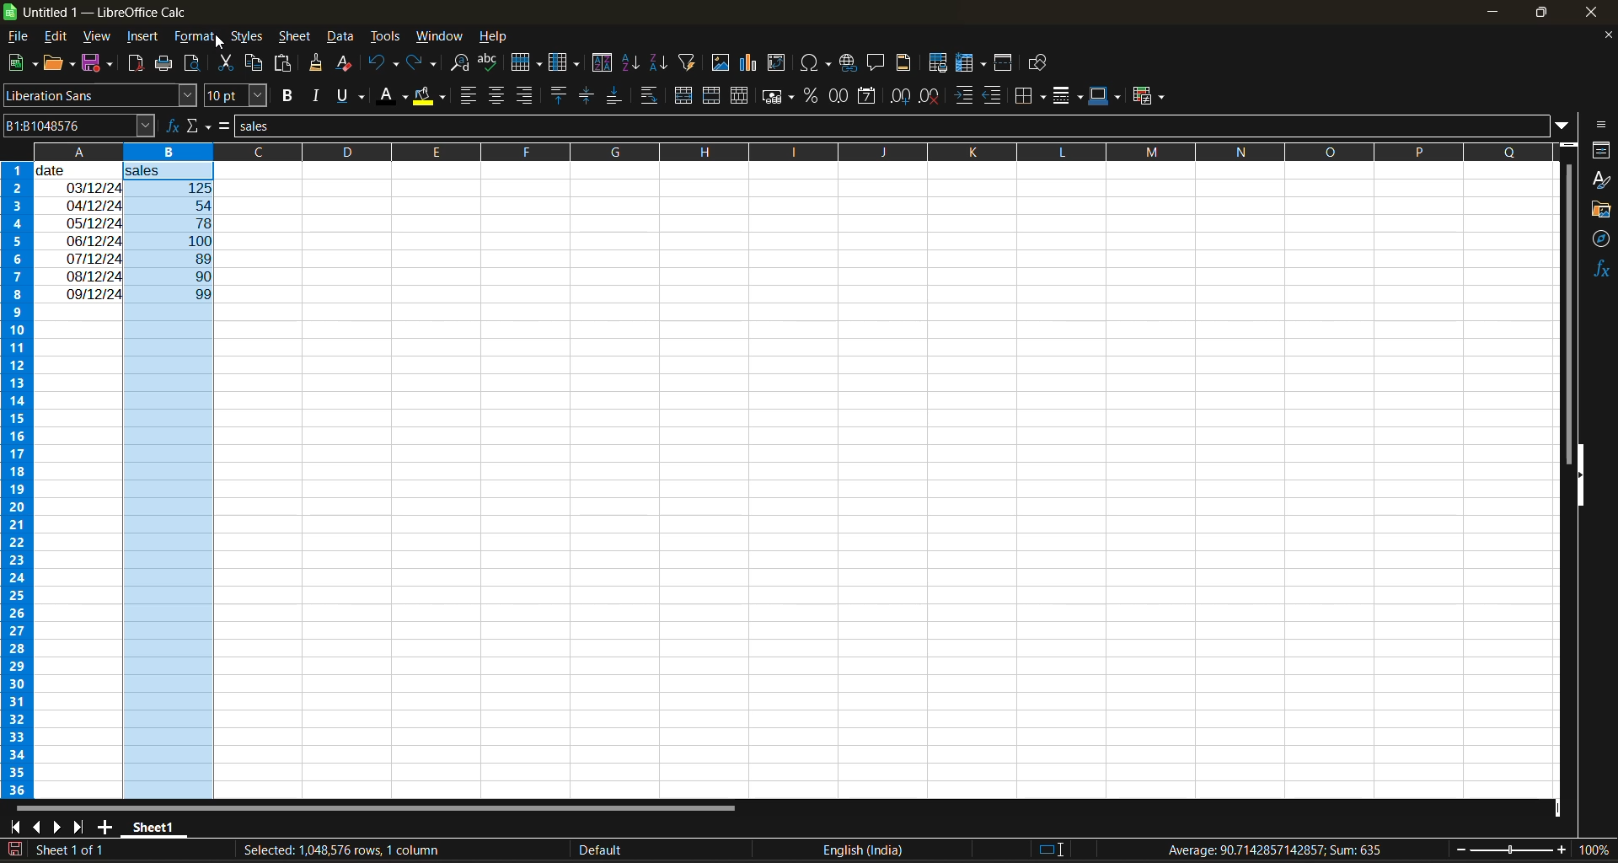 The image size is (1618, 863). What do you see at coordinates (152, 828) in the screenshot?
I see `sheet name` at bounding box center [152, 828].